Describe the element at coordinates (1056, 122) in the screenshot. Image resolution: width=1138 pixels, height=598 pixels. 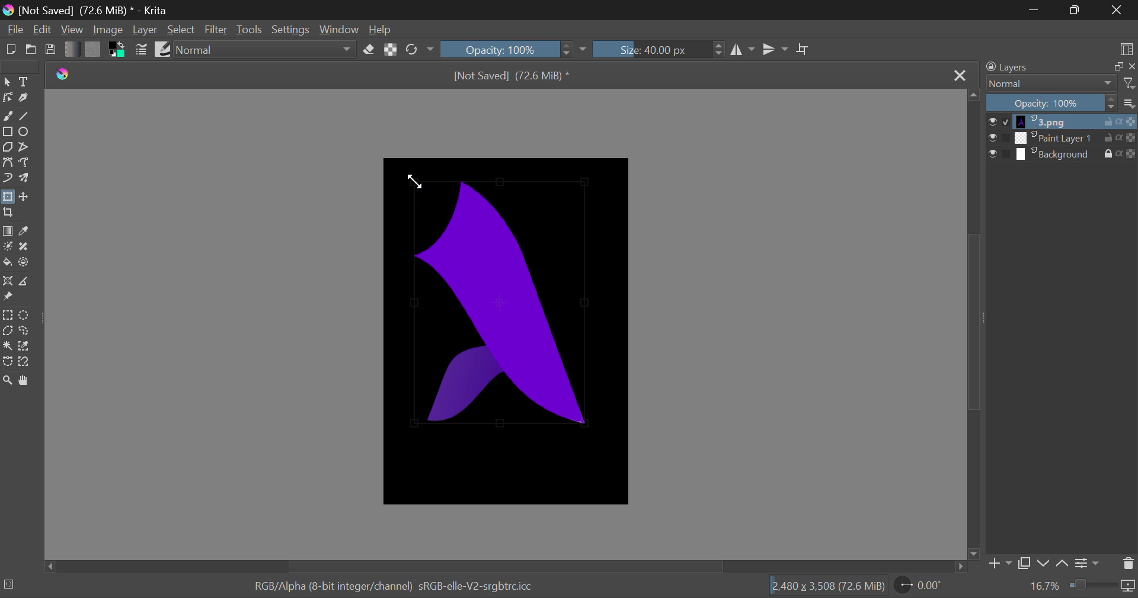
I see `layer 1` at that location.